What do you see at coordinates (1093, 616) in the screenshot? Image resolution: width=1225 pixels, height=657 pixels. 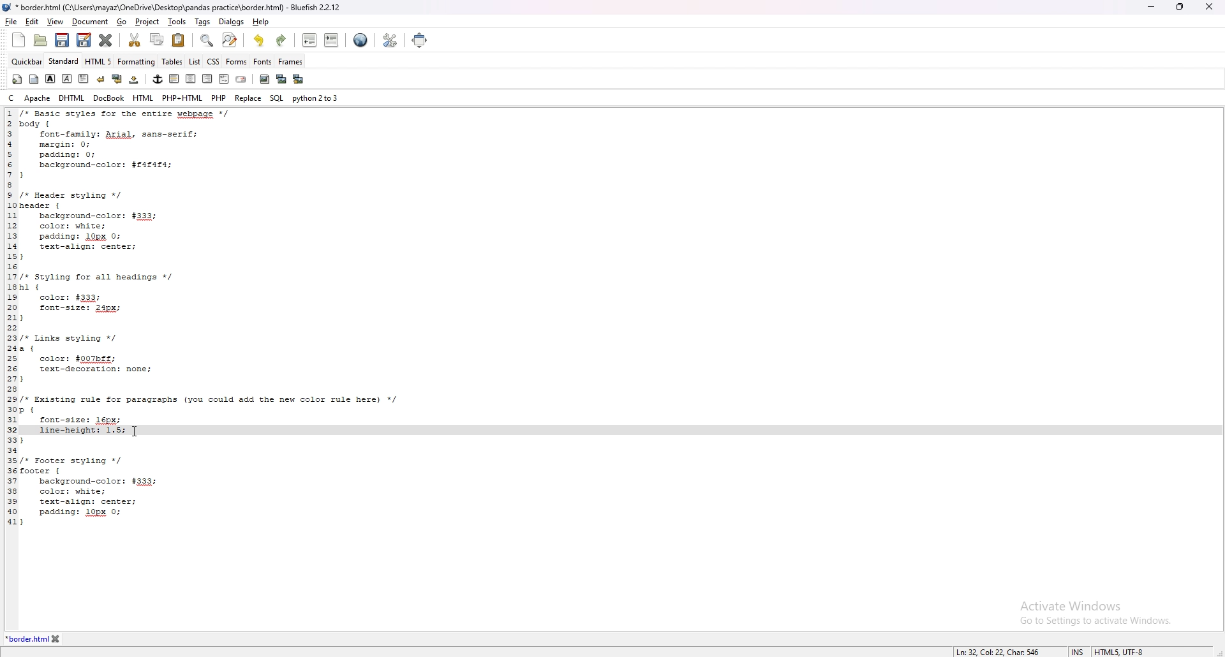 I see `Activate Windows Go to Settings to activate Windows` at bounding box center [1093, 616].